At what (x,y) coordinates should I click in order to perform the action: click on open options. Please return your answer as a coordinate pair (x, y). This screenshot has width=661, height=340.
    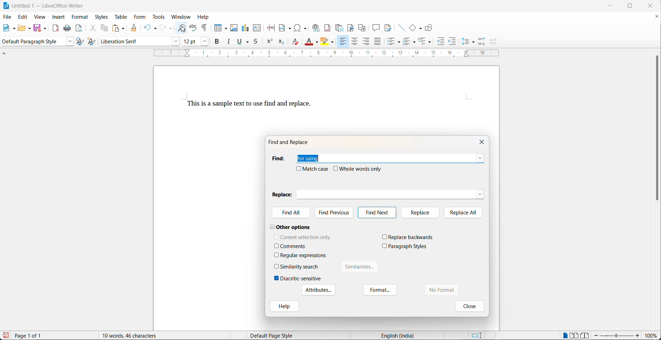
    Looking at the image, I should click on (30, 28).